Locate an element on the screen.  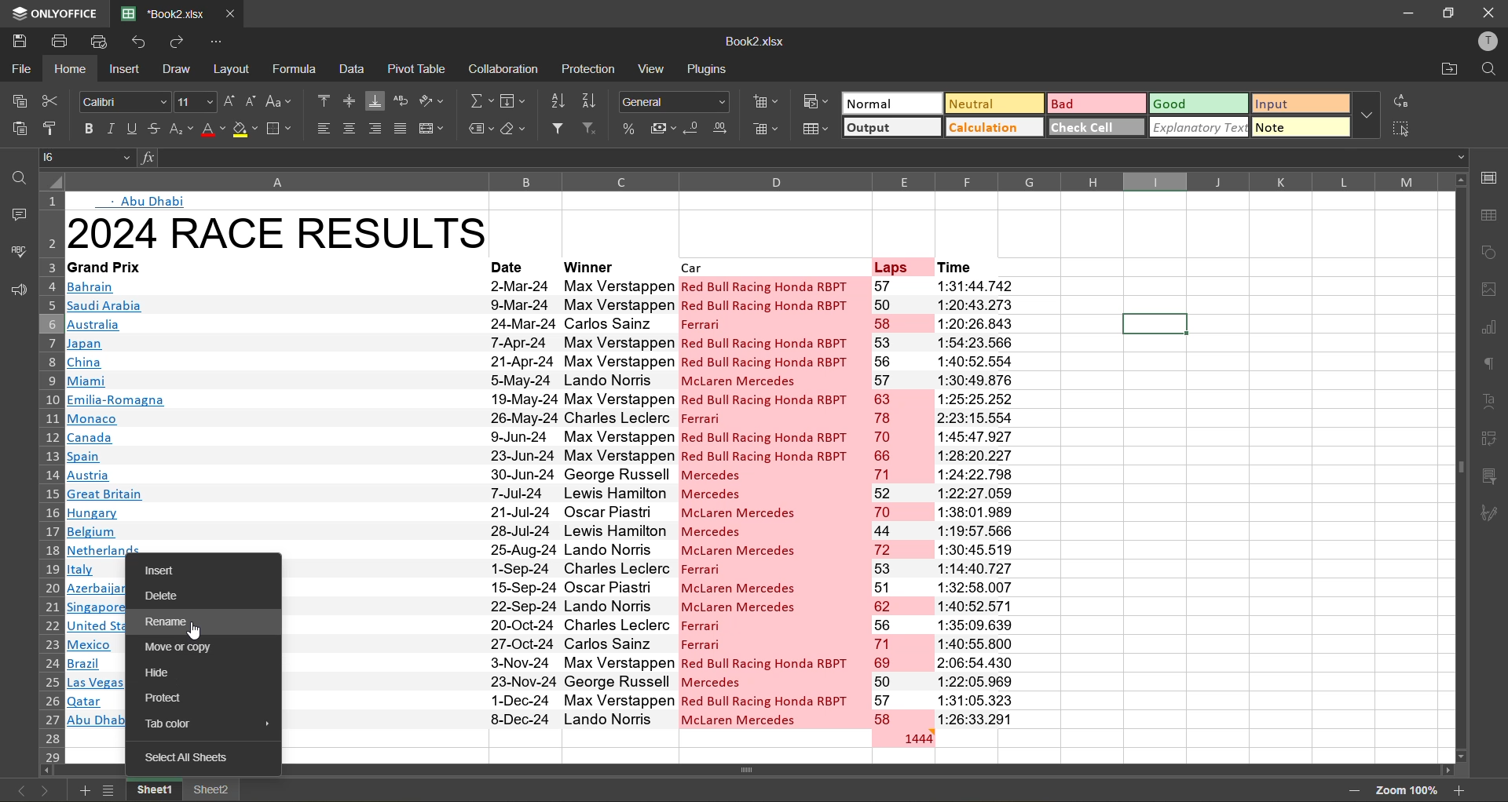
conditional formatting is located at coordinates (815, 102).